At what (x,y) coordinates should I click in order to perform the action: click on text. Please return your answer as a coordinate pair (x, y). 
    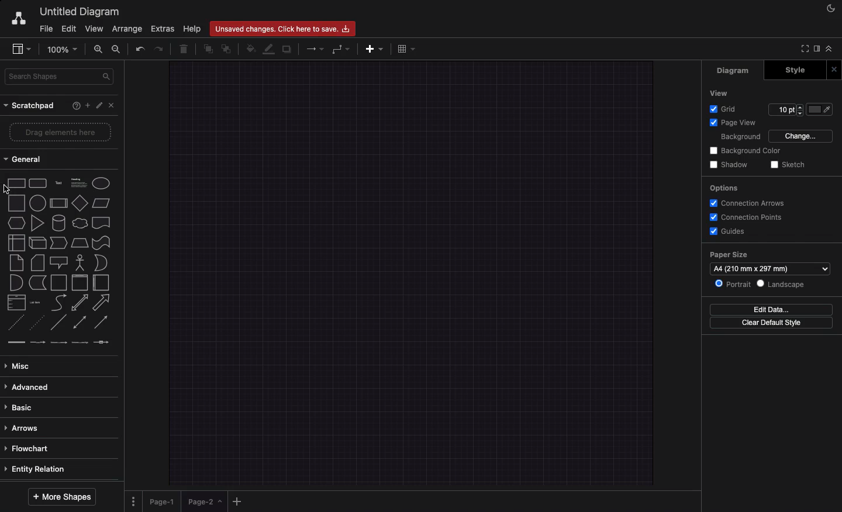
    Looking at the image, I should click on (58, 182).